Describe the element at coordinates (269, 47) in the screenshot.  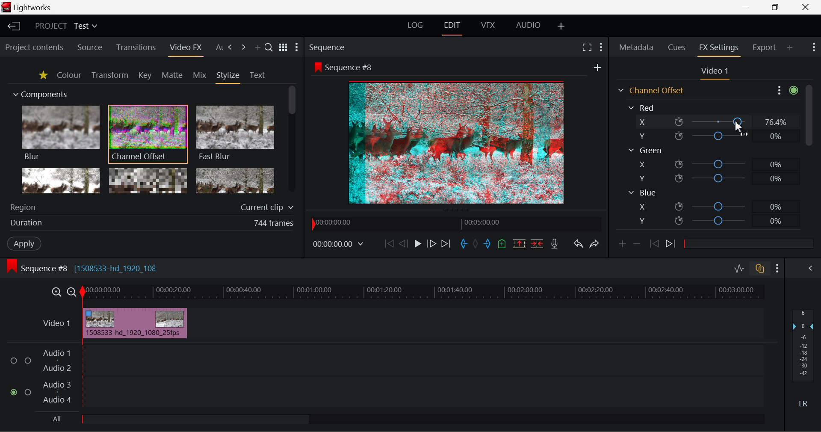
I see `Search` at that location.